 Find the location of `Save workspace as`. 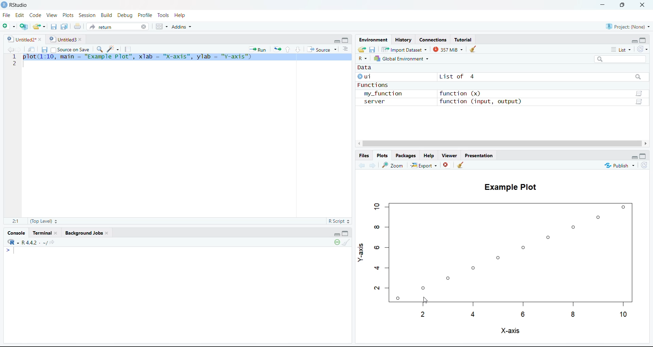

Save workspace as is located at coordinates (372, 49).